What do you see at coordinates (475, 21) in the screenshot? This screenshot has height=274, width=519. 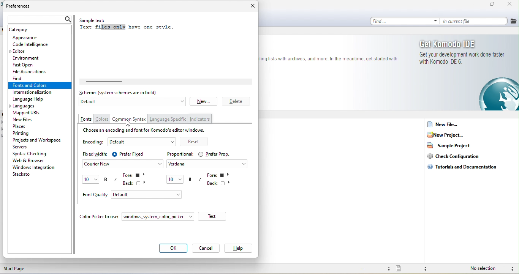 I see `in current file` at bounding box center [475, 21].